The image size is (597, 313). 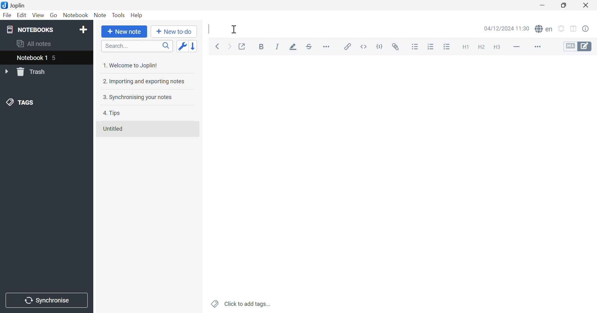 I want to click on NOTEBOOKS, so click(x=29, y=29).